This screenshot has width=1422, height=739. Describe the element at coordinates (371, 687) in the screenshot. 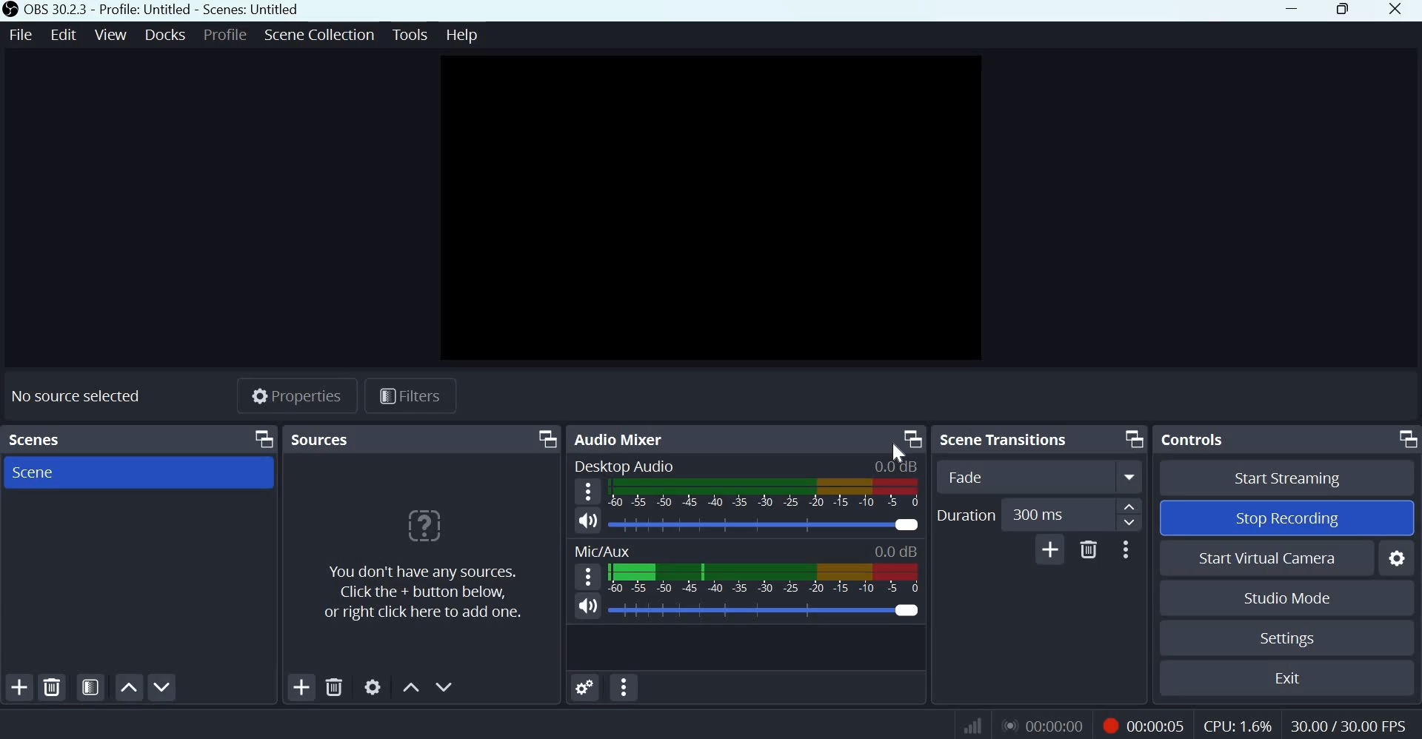

I see `Open source properties` at that location.